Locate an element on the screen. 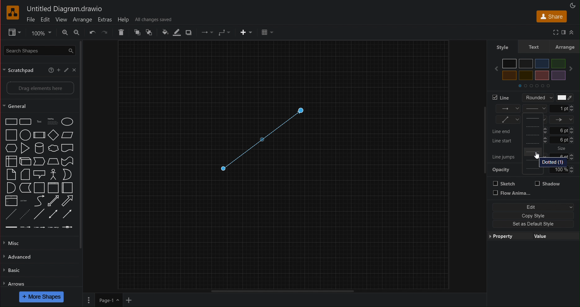   is located at coordinates (554, 32).